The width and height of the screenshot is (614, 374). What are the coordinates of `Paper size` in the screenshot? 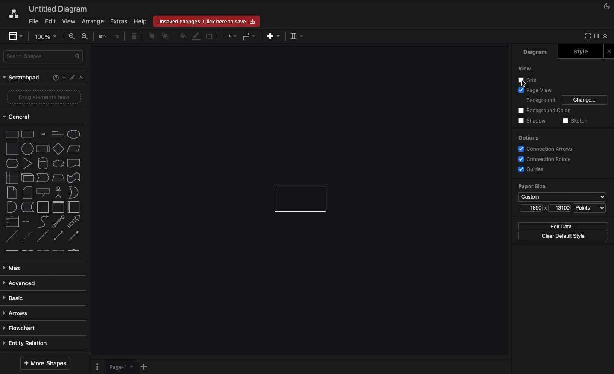 It's located at (563, 192).